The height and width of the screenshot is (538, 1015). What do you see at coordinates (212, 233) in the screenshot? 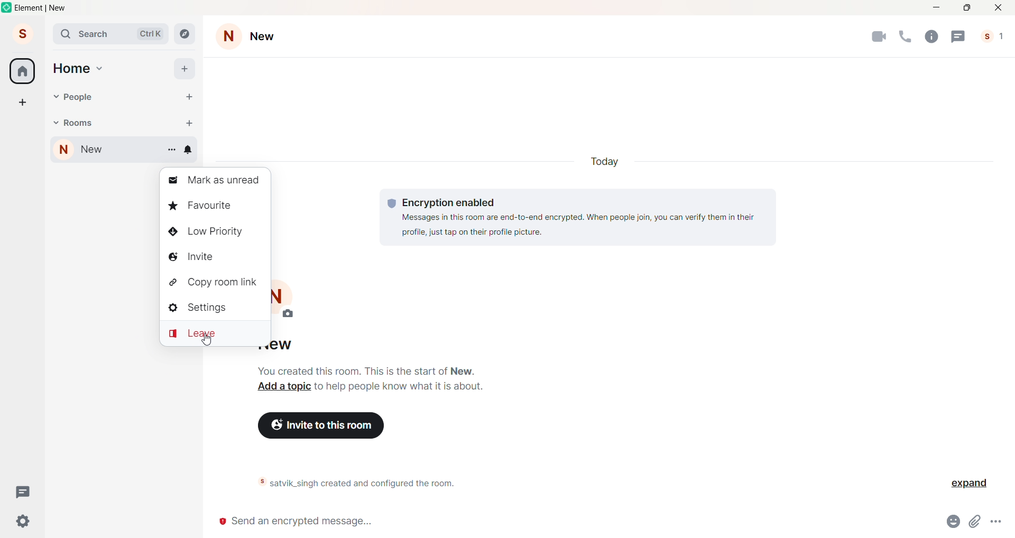
I see `Low Priority` at bounding box center [212, 233].